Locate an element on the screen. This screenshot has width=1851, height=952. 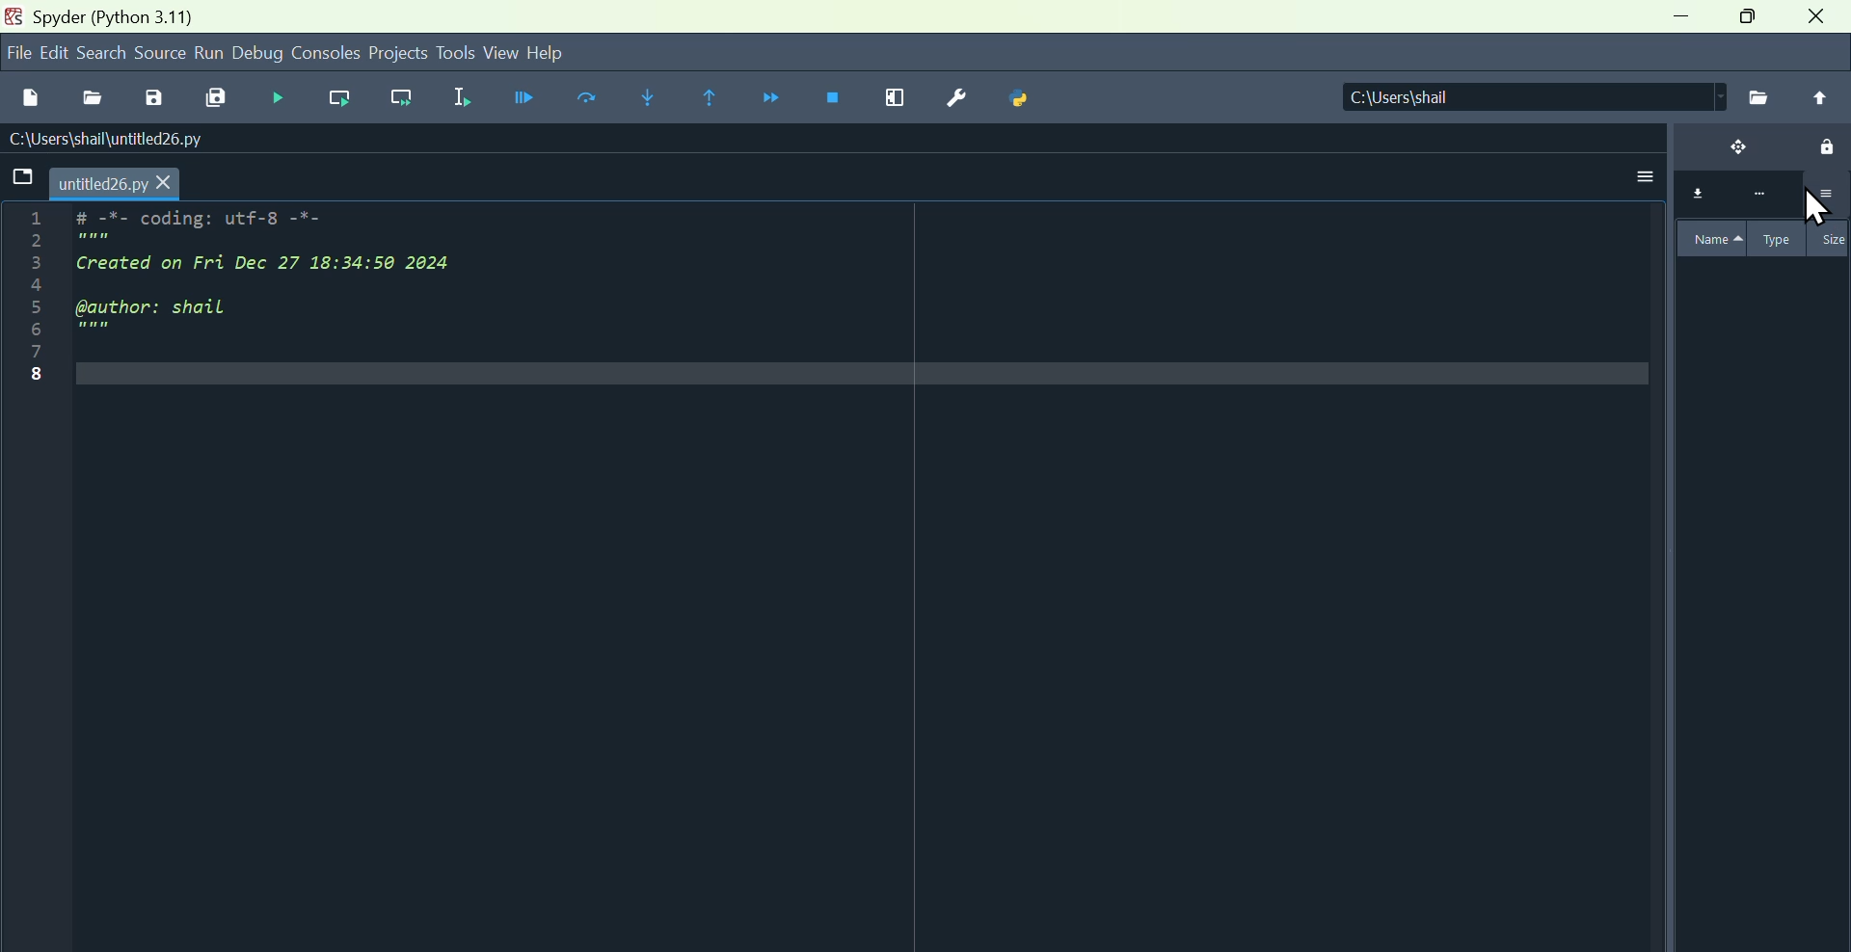
 is located at coordinates (112, 15).